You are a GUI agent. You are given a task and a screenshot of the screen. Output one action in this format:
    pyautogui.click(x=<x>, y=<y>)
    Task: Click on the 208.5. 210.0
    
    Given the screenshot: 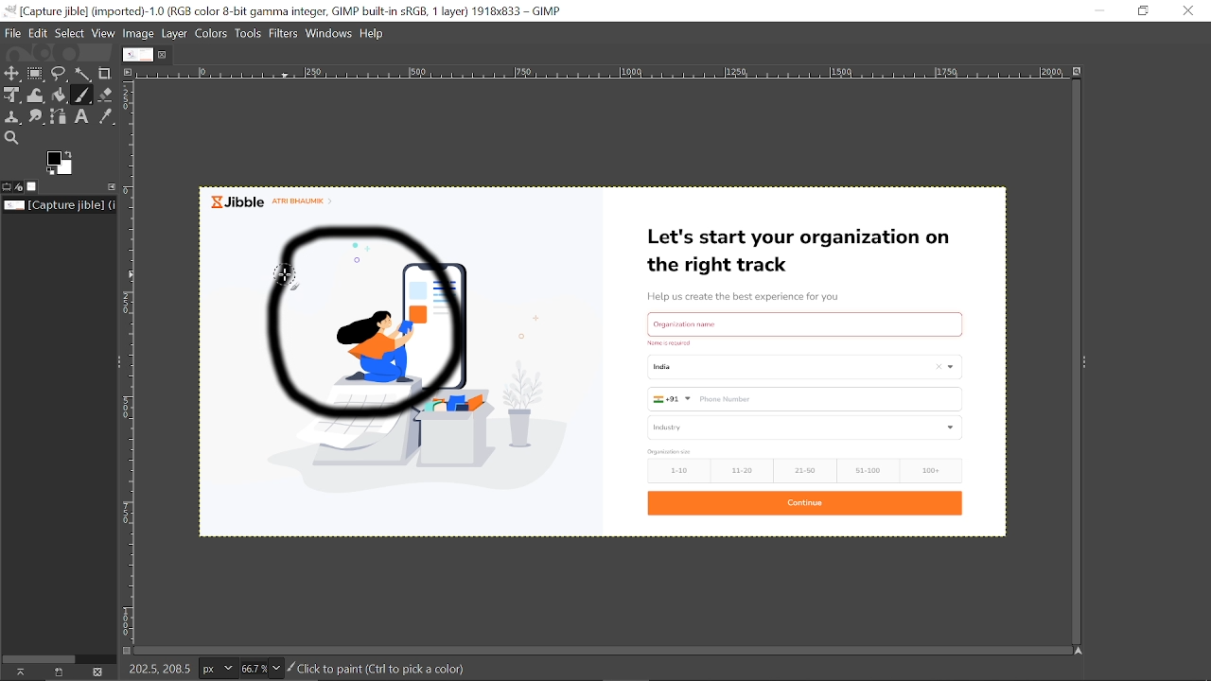 What is the action you would take?
    pyautogui.click(x=159, y=666)
    